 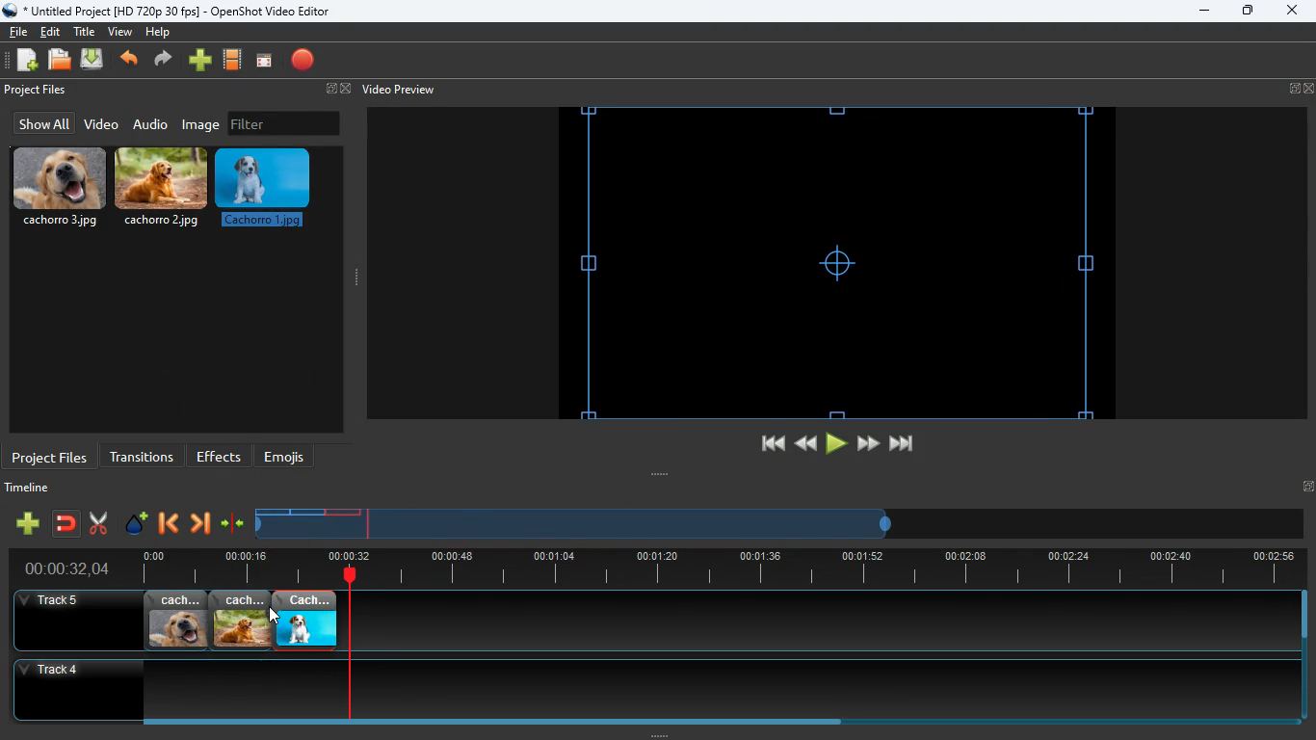 I want to click on Vertical slide bar, so click(x=1304, y=655).